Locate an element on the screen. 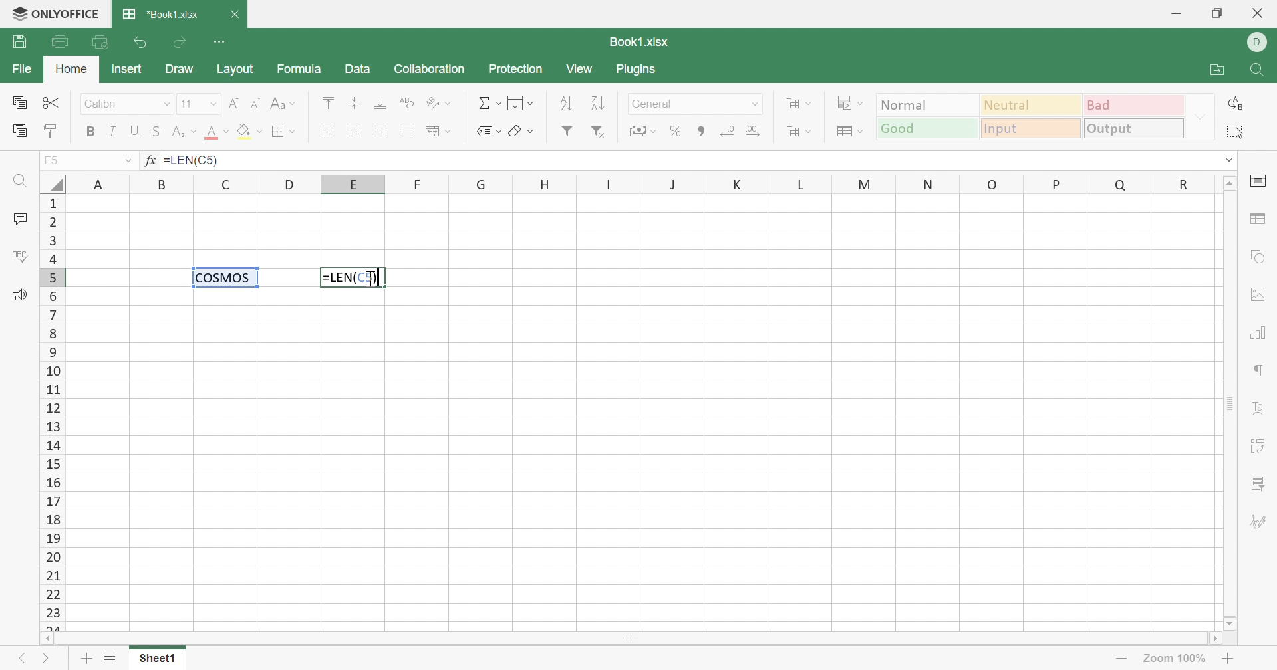 This screenshot has height=670, width=1277. Signature settings is located at coordinates (1259, 522).